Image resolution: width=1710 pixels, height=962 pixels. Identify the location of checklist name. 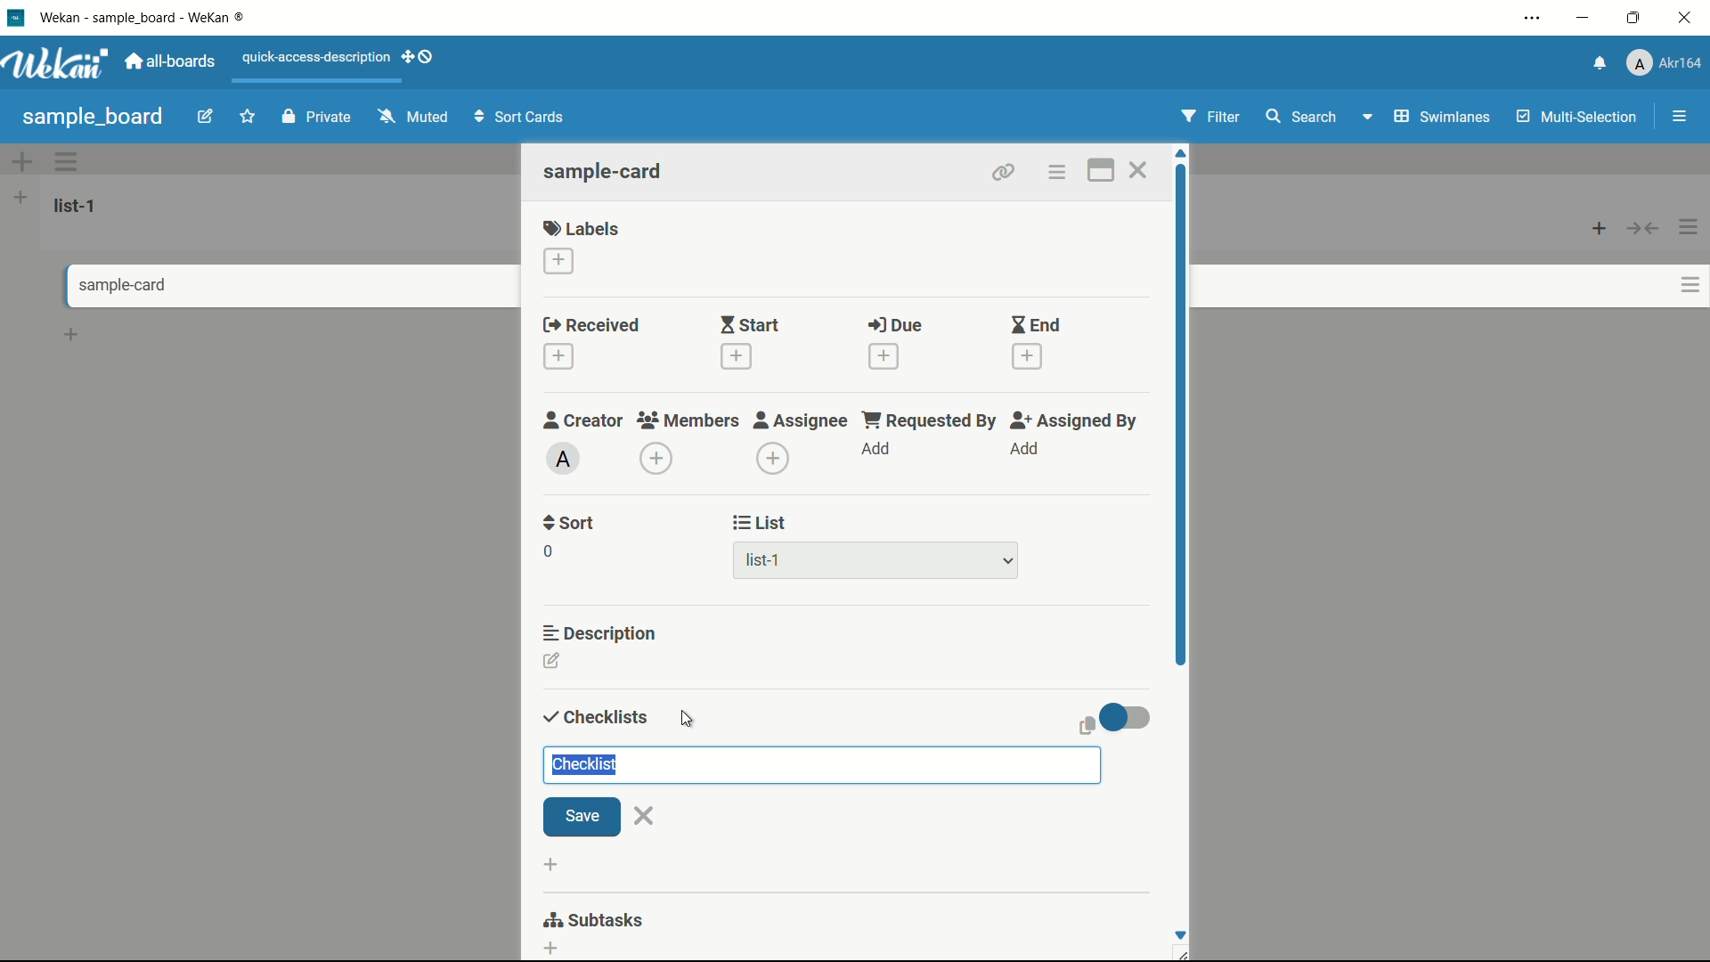
(590, 764).